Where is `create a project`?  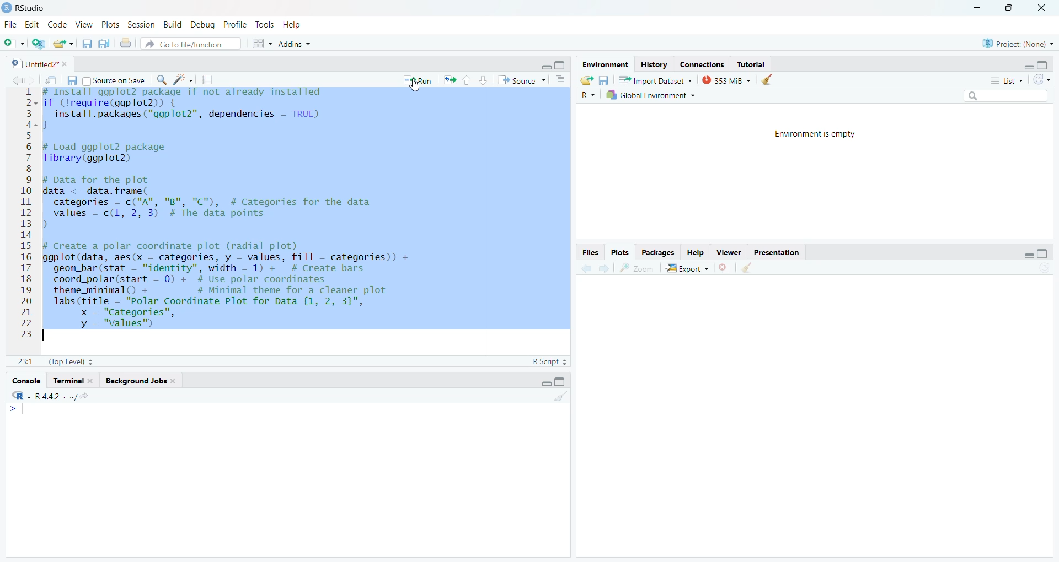 create a project is located at coordinates (39, 44).